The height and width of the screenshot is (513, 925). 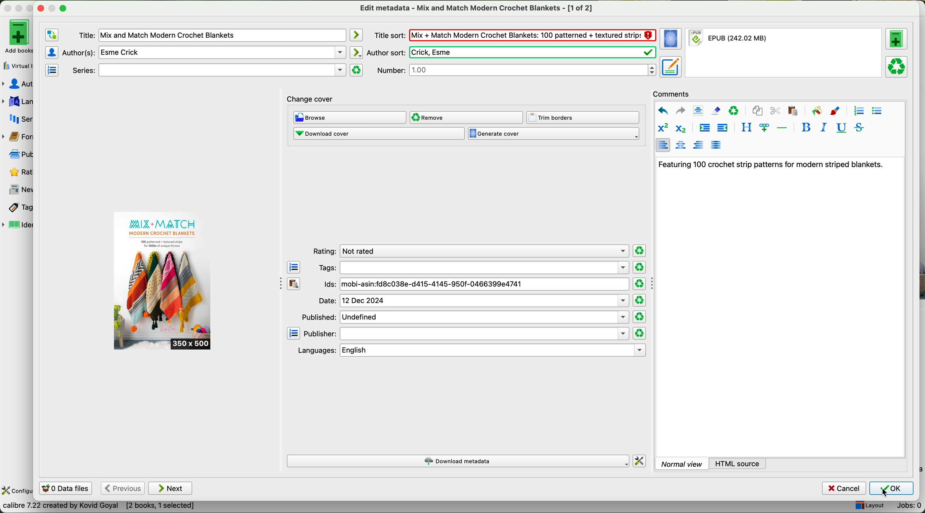 What do you see at coordinates (17, 84) in the screenshot?
I see `authors` at bounding box center [17, 84].